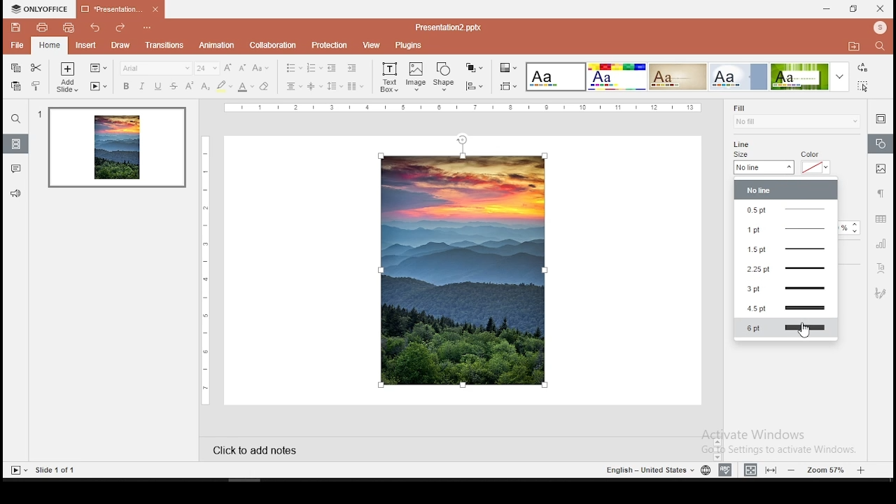 This screenshot has width=896, height=504. Describe the element at coordinates (787, 308) in the screenshot. I see `4.5pt` at that location.